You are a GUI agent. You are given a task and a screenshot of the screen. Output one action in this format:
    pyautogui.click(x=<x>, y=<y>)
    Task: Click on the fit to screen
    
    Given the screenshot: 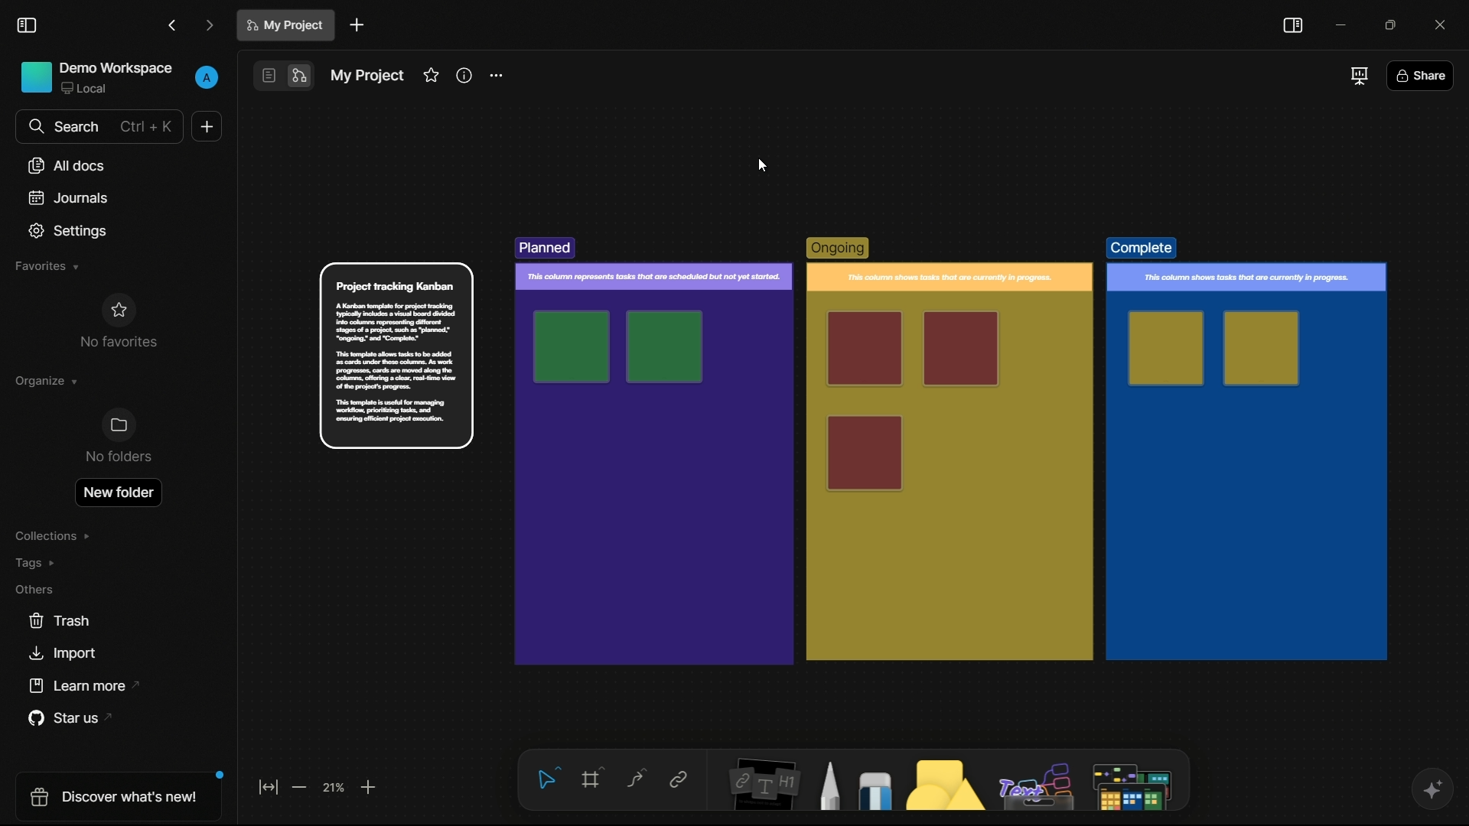 What is the action you would take?
    pyautogui.click(x=268, y=786)
    